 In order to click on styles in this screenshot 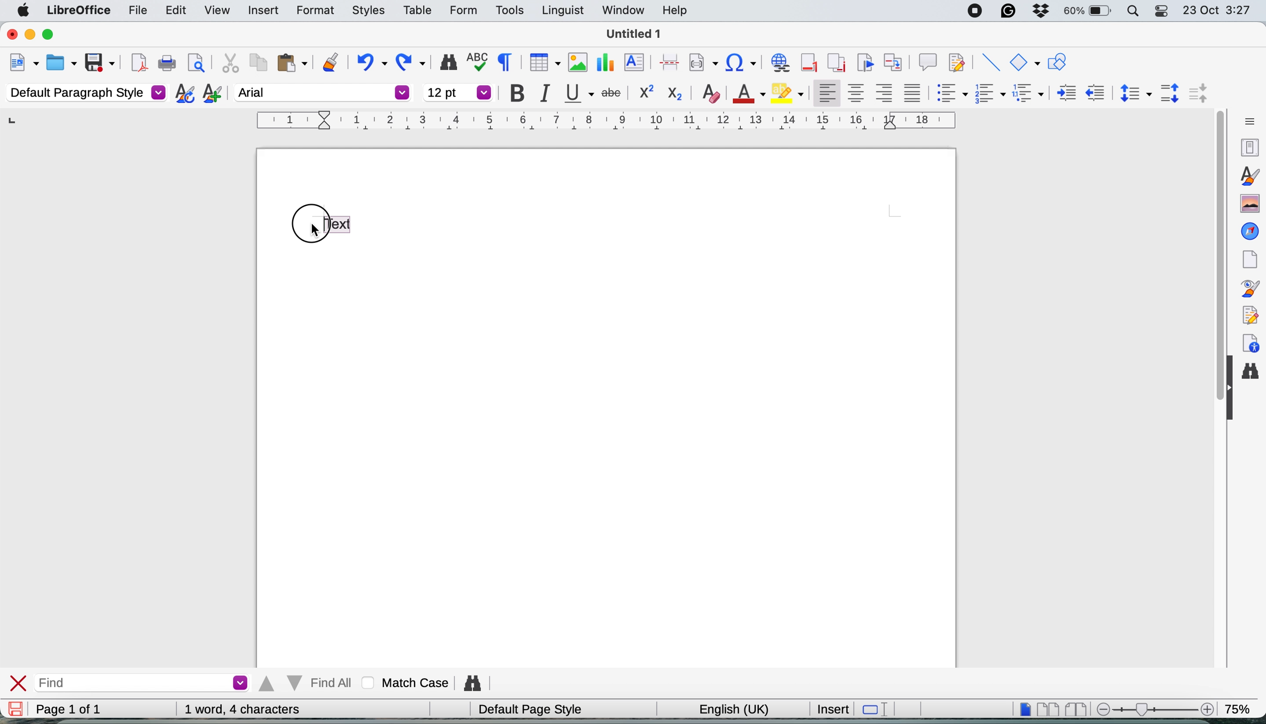, I will do `click(1249, 175)`.